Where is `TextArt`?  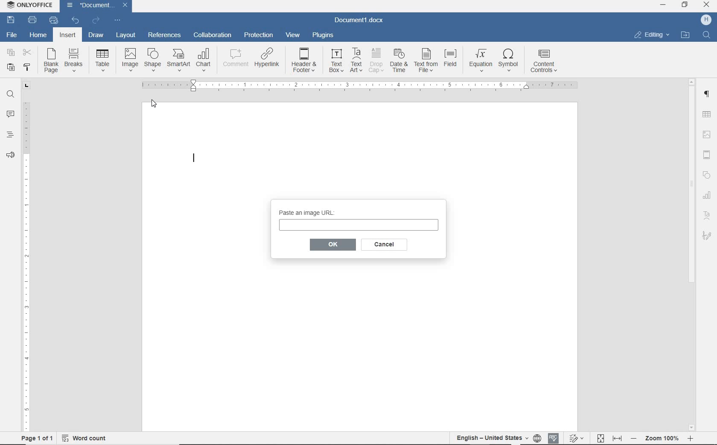
TextArt is located at coordinates (708, 214).